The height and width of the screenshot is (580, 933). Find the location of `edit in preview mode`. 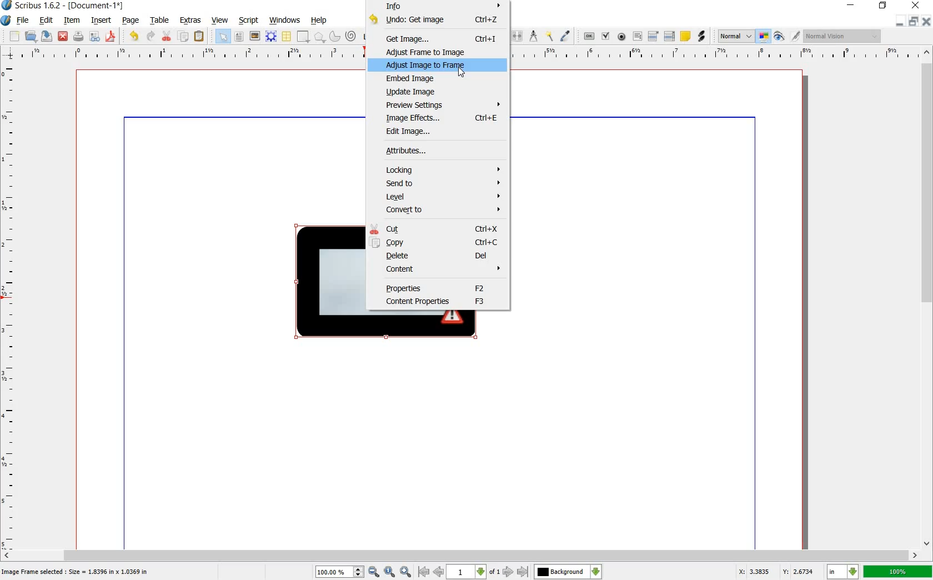

edit in preview mode is located at coordinates (786, 37).